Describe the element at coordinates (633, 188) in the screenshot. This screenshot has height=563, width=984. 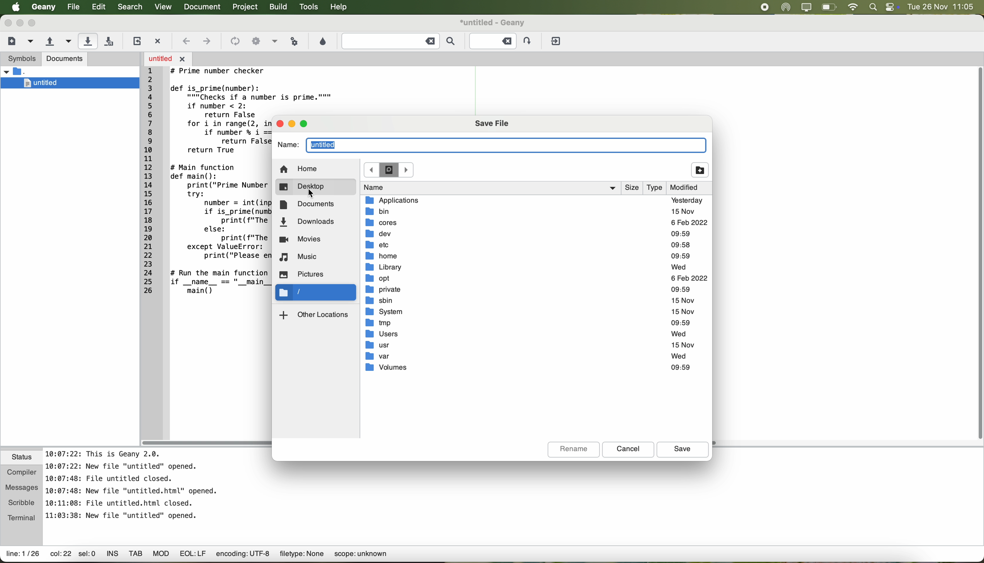
I see `size` at that location.